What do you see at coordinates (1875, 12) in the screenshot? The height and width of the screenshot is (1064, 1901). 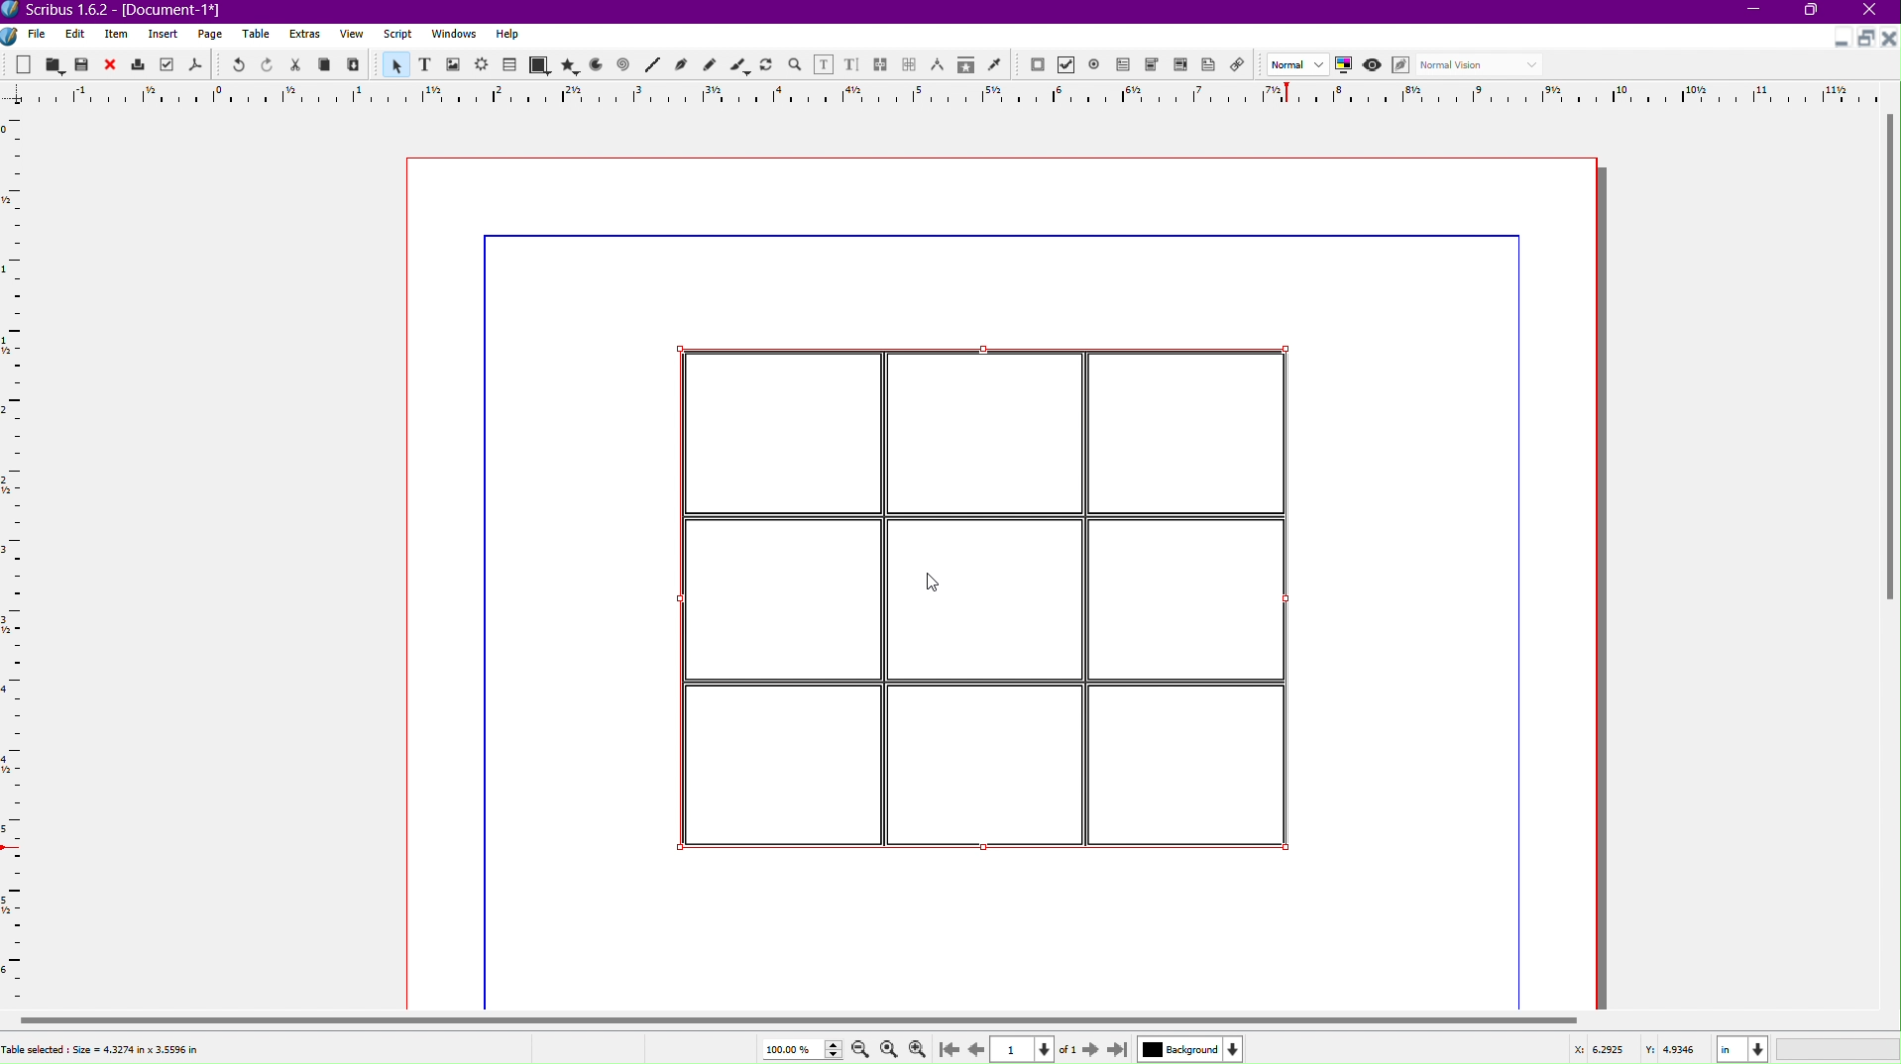 I see `Close` at bounding box center [1875, 12].